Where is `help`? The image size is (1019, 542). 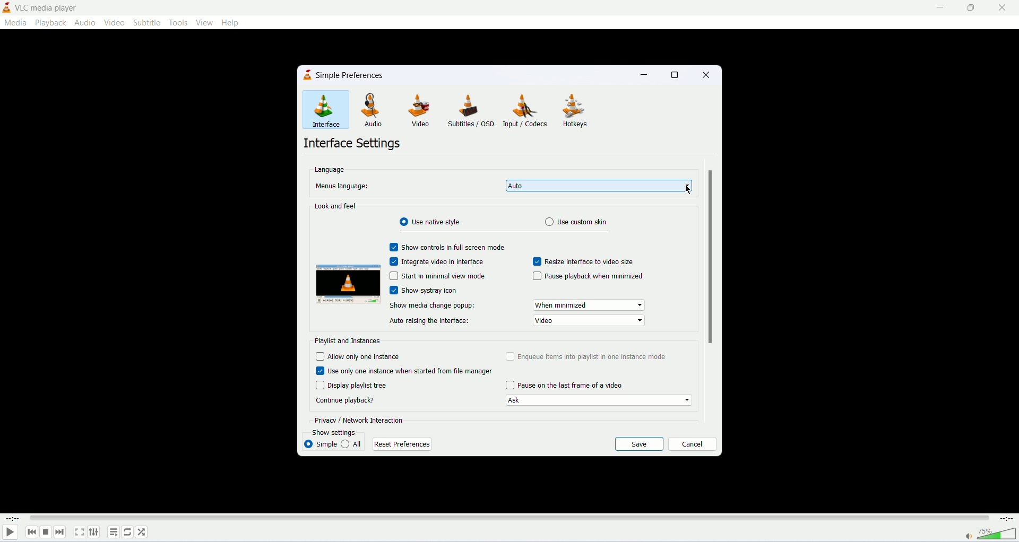
help is located at coordinates (232, 23).